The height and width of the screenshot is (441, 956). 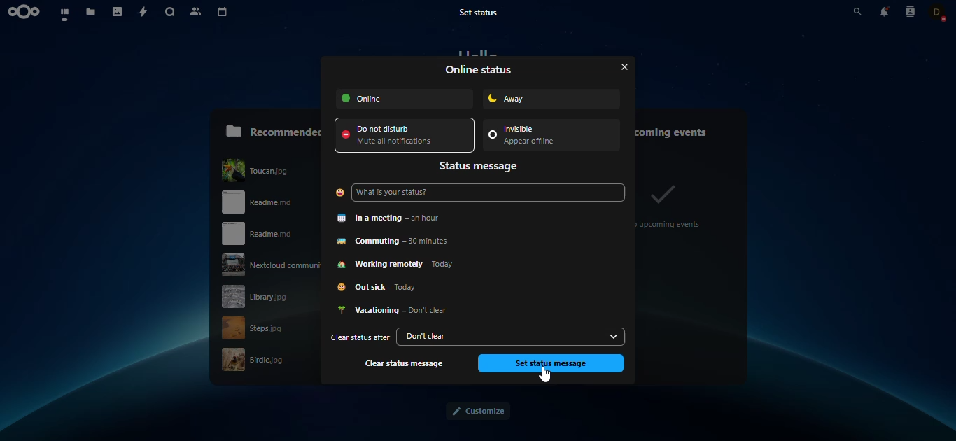 I want to click on customize, so click(x=477, y=412).